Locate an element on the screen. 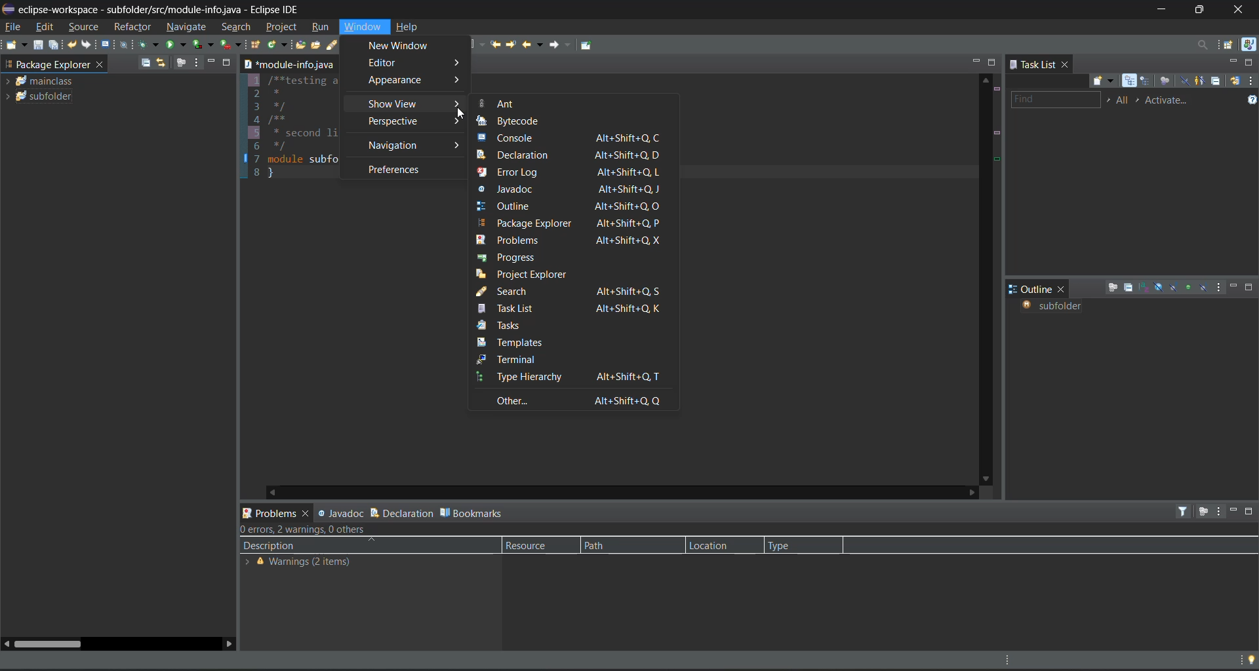 Image resolution: width=1259 pixels, height=671 pixels. open task is located at coordinates (319, 45).